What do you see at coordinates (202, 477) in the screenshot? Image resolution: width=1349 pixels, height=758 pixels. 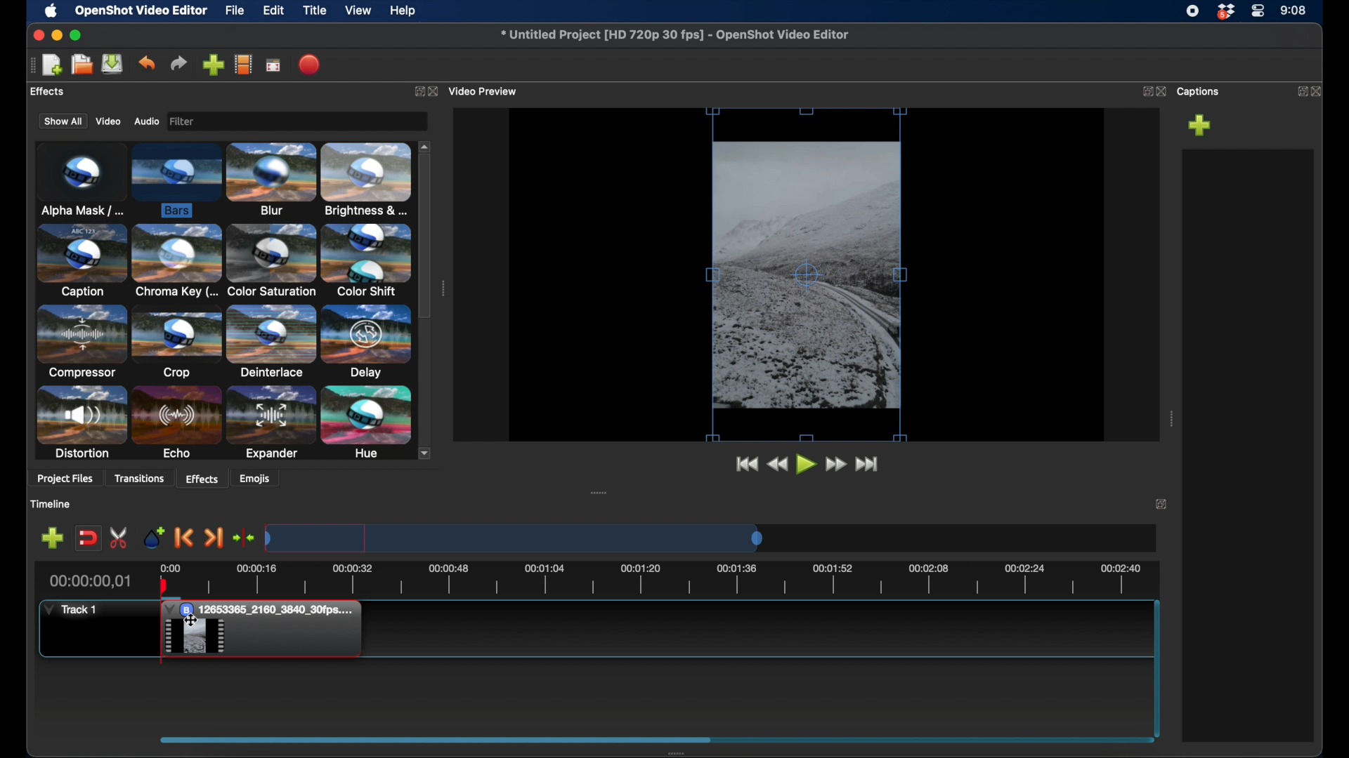 I see `effects` at bounding box center [202, 477].